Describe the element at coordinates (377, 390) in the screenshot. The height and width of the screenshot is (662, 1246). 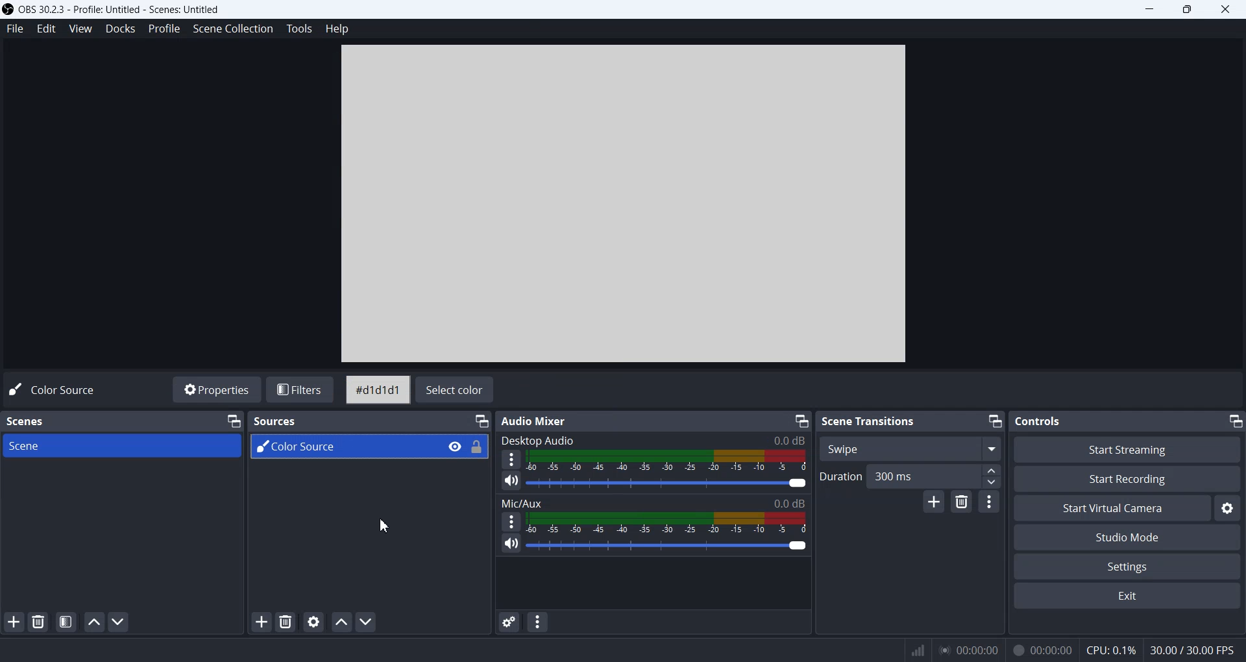
I see `#d1d1d1` at that location.